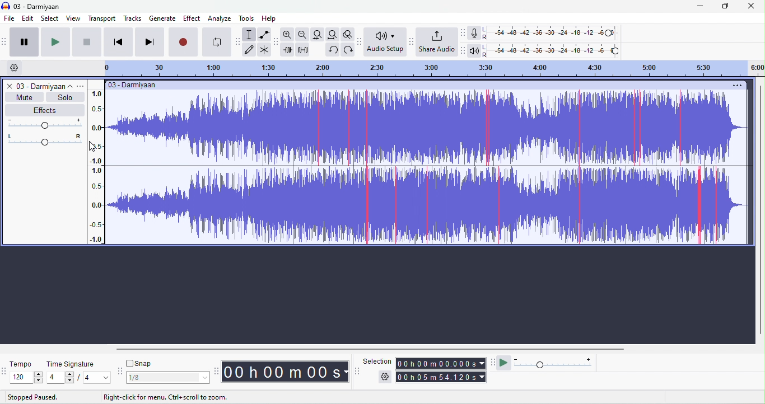 Image resolution: width=765 pixels, height=404 pixels. What do you see at coordinates (760, 212) in the screenshot?
I see `vertical scroll bar` at bounding box center [760, 212].